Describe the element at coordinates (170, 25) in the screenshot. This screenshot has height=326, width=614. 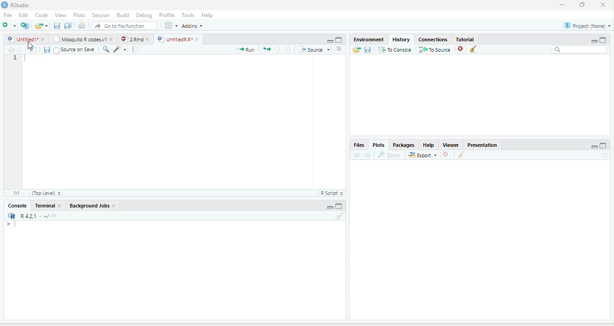
I see `Workspace panes` at that location.